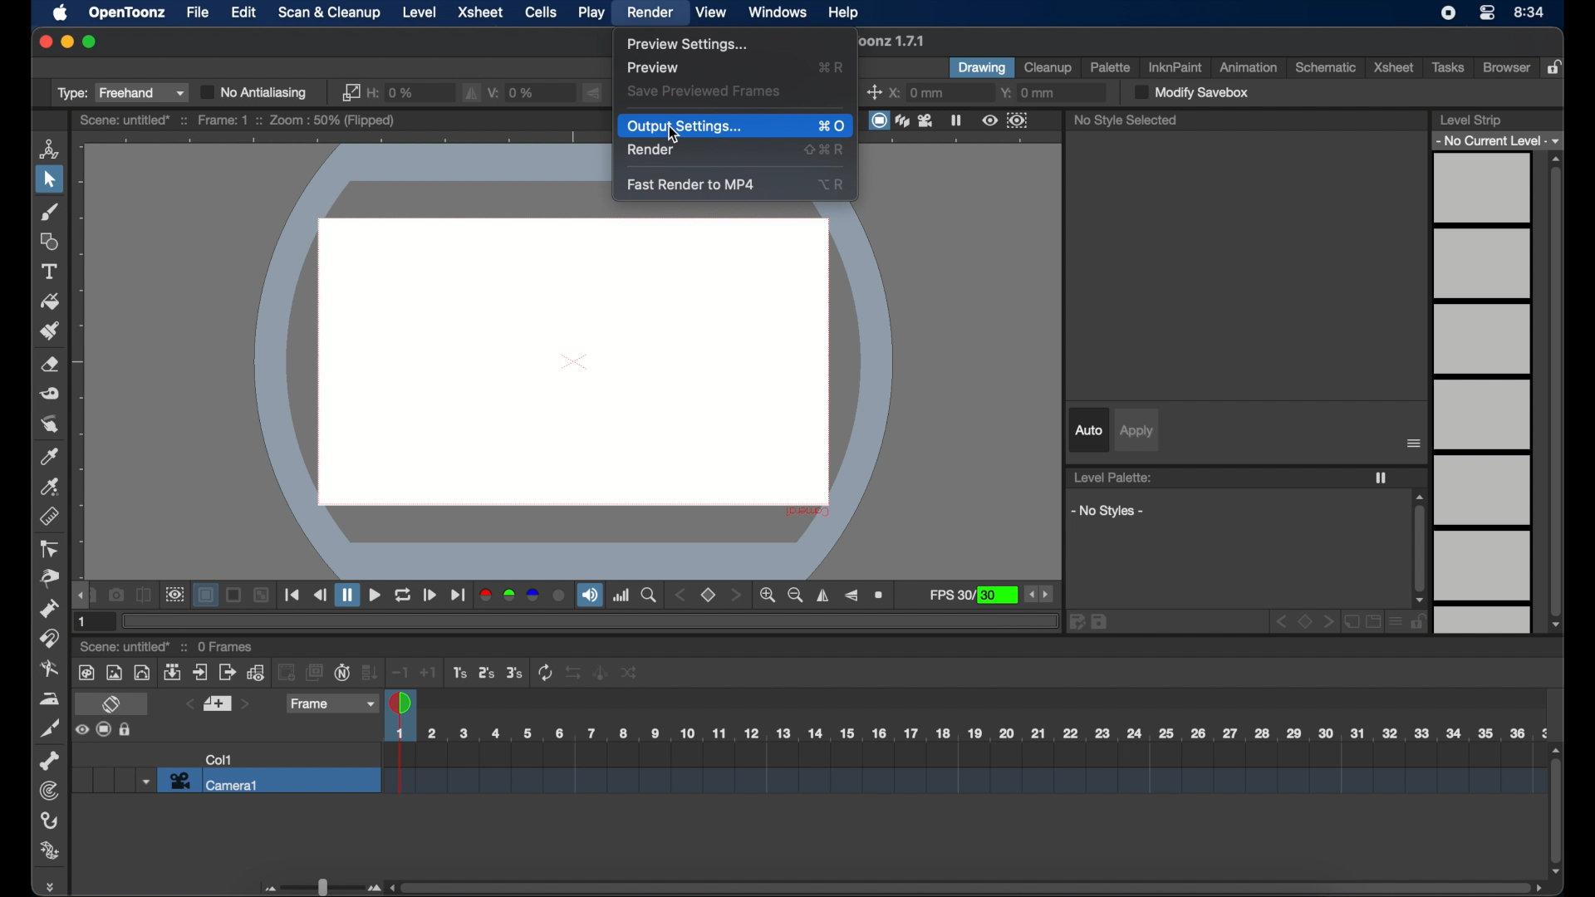 The height and width of the screenshot is (897, 1595). I want to click on link, so click(348, 92).